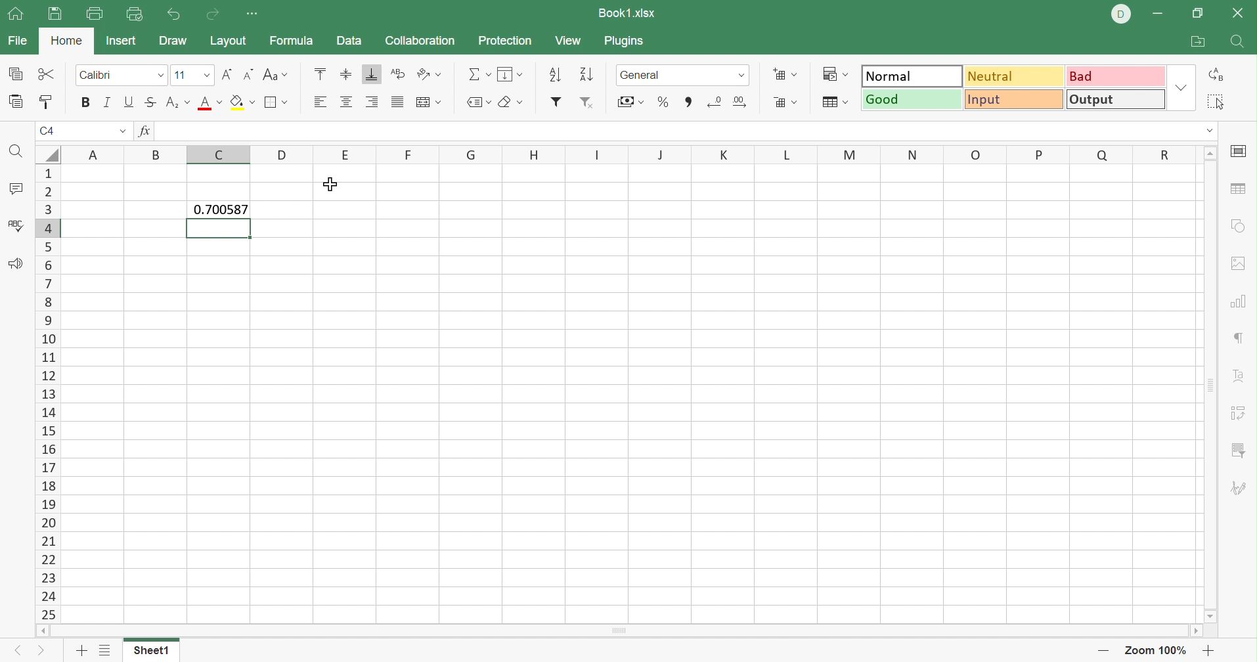 The image size is (1257, 662). What do you see at coordinates (1240, 452) in the screenshot?
I see `Slicer settings` at bounding box center [1240, 452].